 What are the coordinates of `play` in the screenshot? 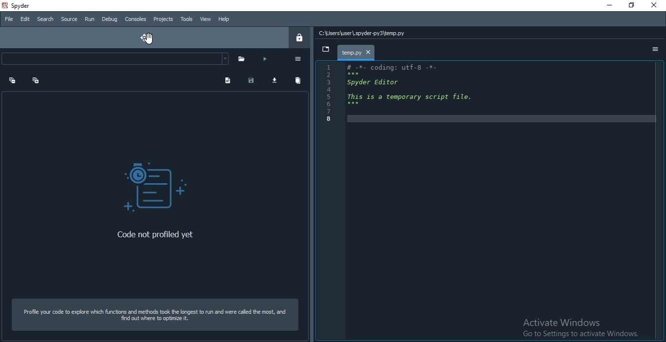 It's located at (267, 59).